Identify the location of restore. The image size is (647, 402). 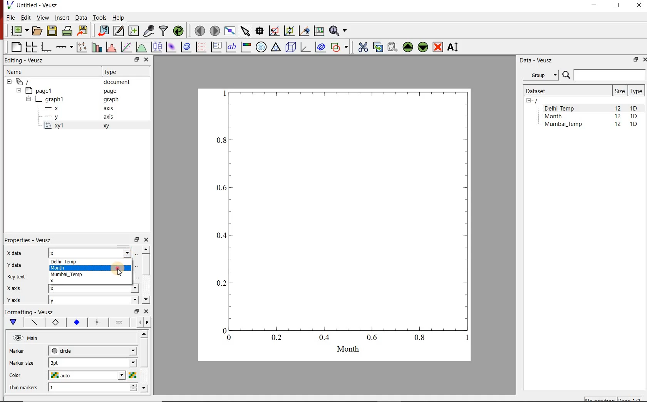
(136, 239).